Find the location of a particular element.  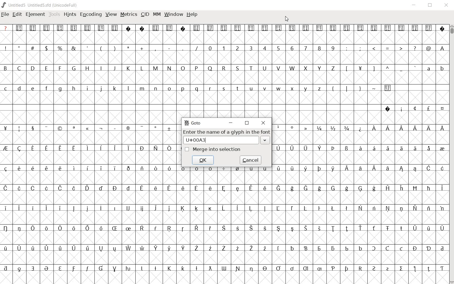

Symbol is located at coordinates (388, 88).